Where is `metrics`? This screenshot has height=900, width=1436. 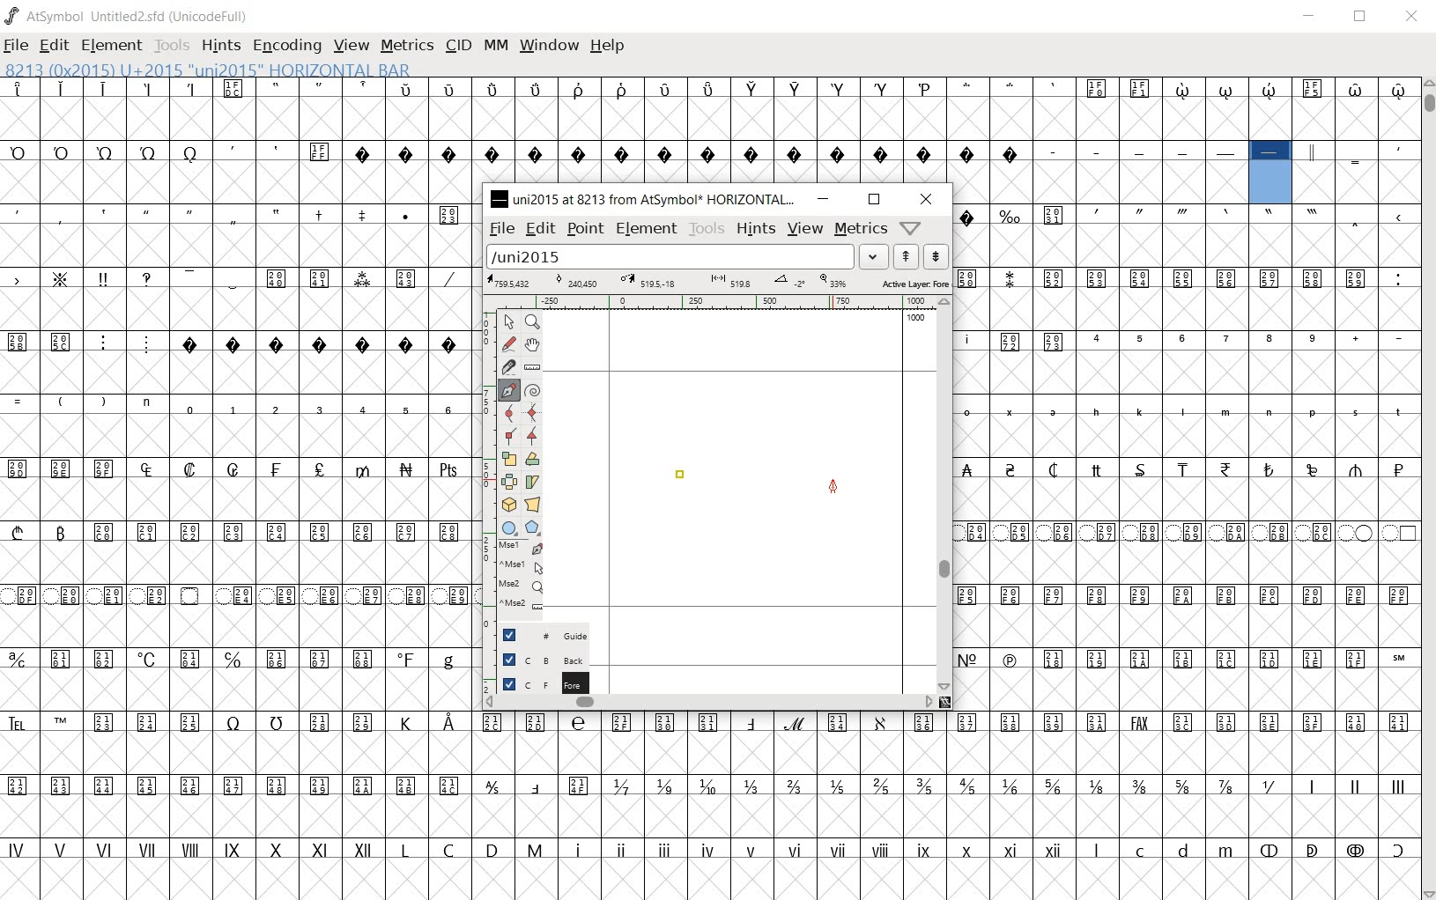 metrics is located at coordinates (859, 228).